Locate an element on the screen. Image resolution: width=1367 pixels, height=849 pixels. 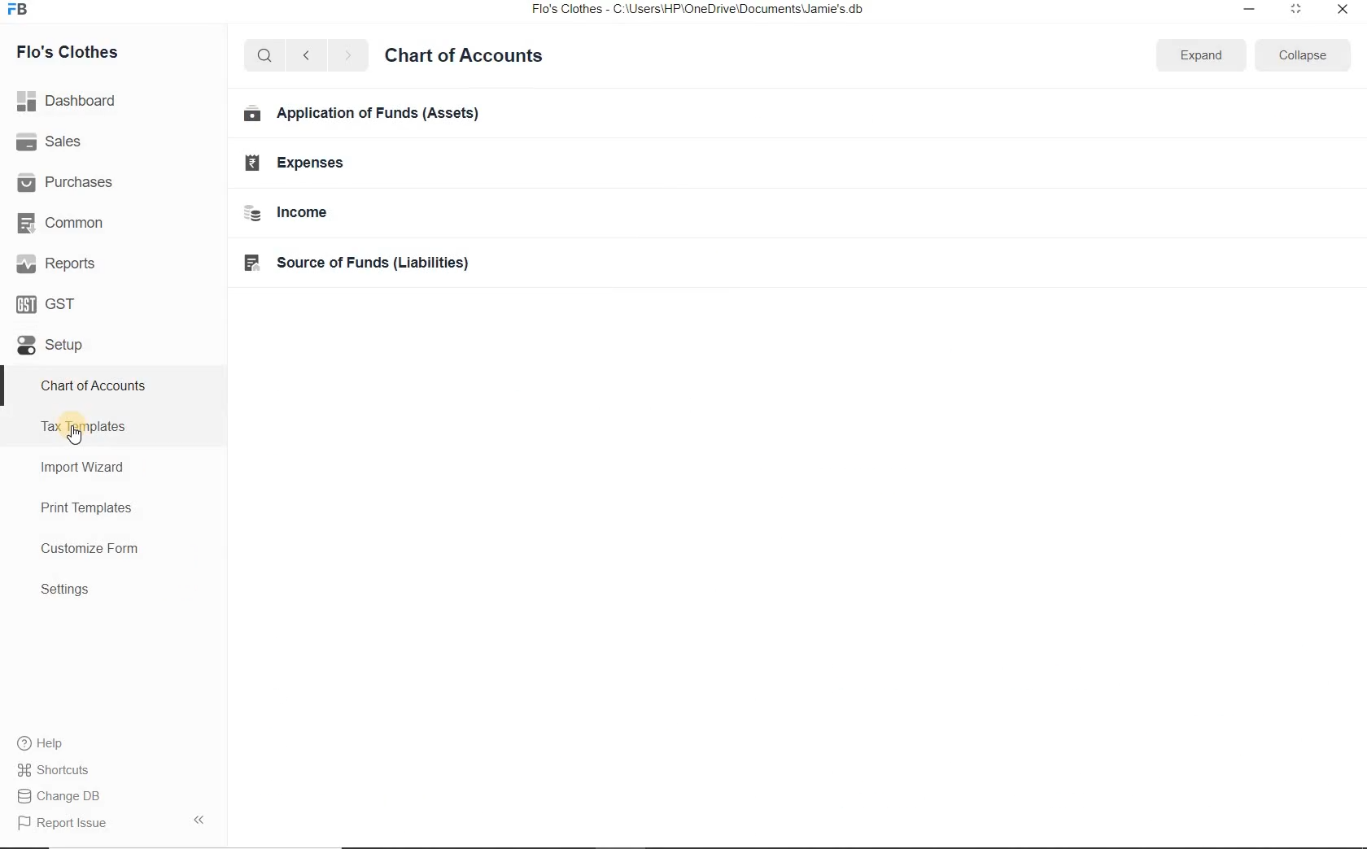
Forward is located at coordinates (349, 55).